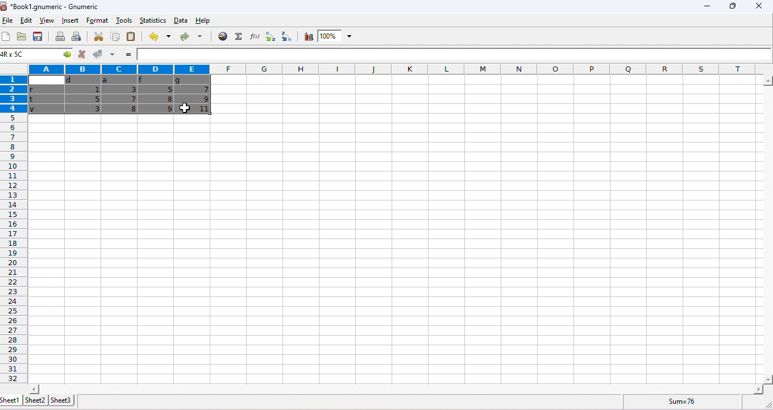 Image resolution: width=773 pixels, height=410 pixels. I want to click on insert hyperlink, so click(223, 36).